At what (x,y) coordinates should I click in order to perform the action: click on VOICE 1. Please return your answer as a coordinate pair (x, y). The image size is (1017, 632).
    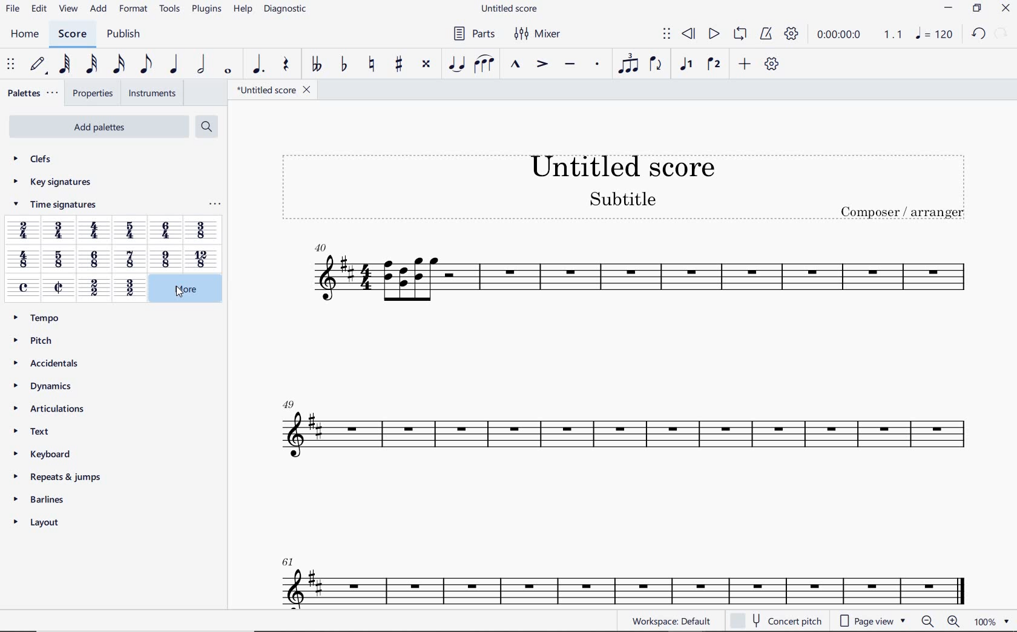
    Looking at the image, I should click on (688, 66).